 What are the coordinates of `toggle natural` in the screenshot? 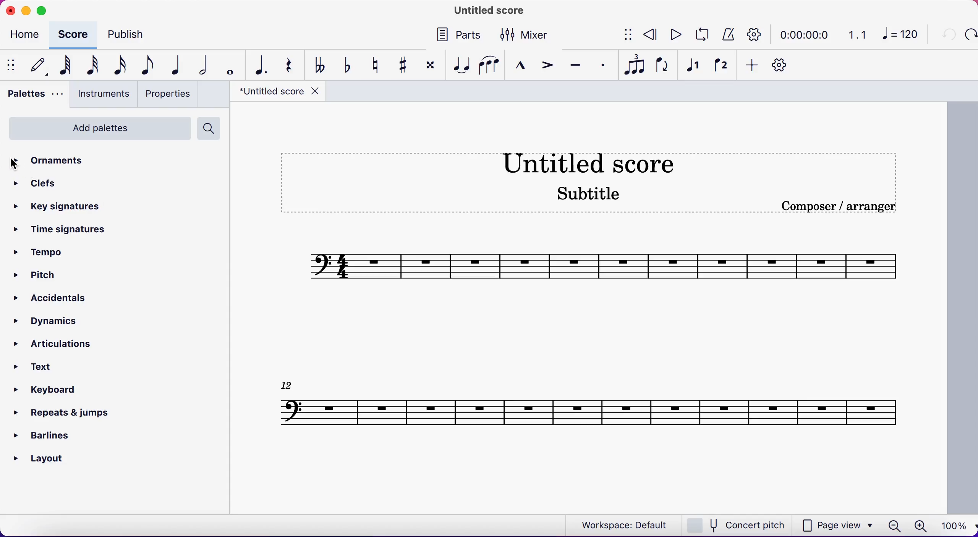 It's located at (375, 64).